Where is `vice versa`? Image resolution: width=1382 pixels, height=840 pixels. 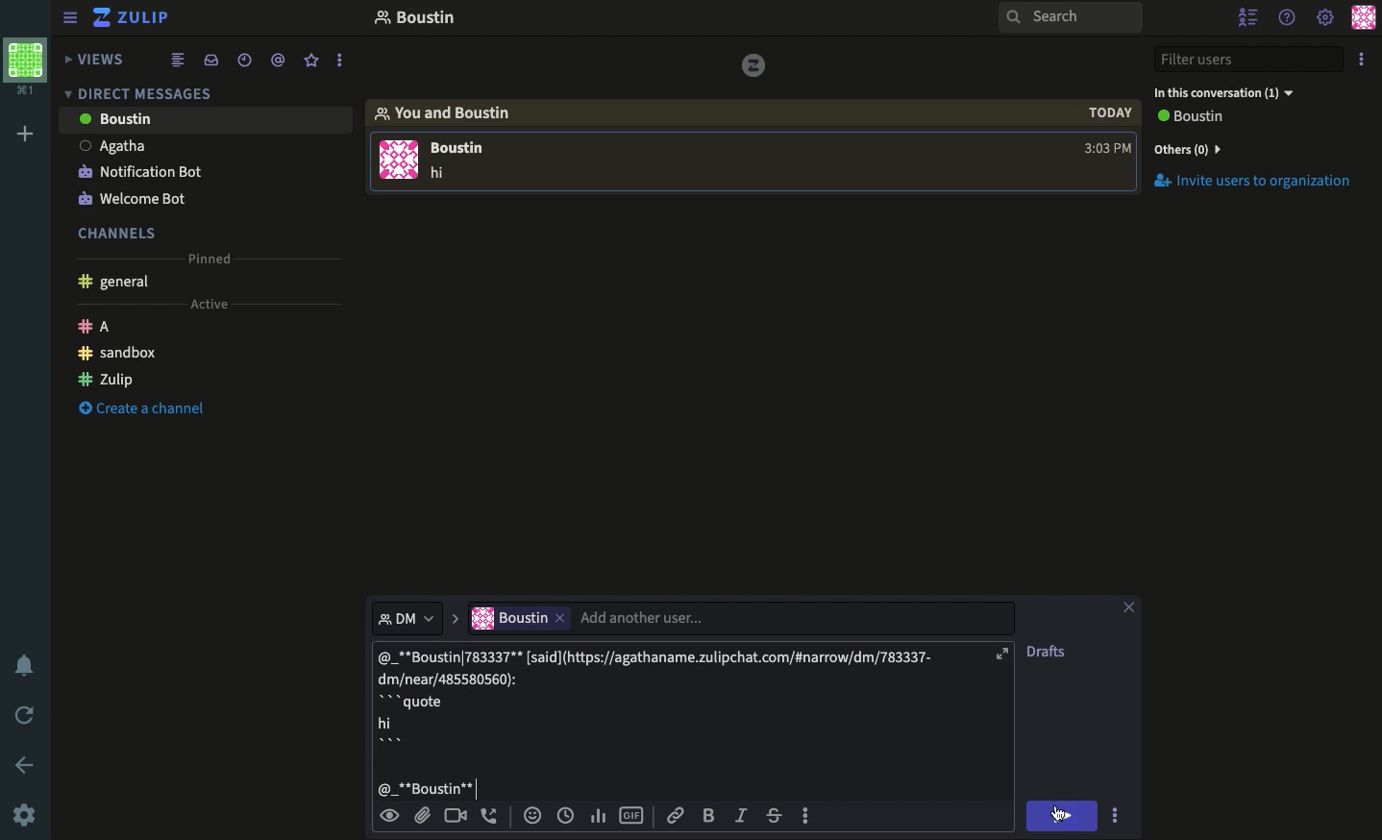 vice versa is located at coordinates (753, 63).